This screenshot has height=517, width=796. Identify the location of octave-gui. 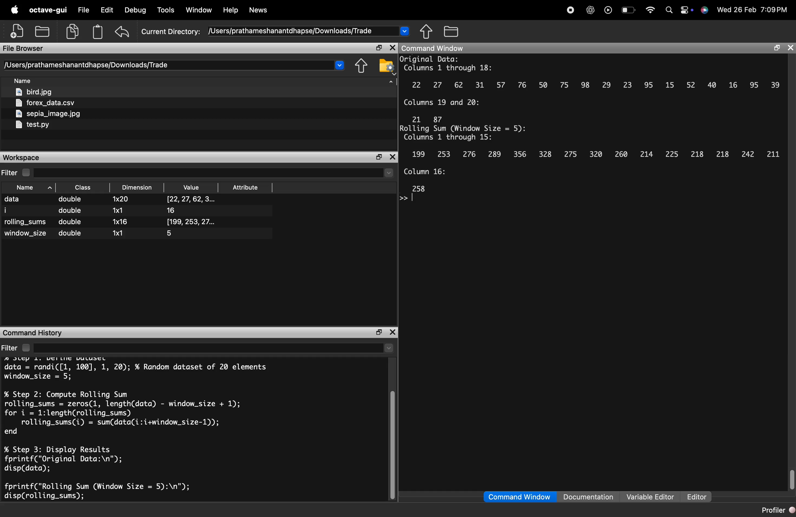
(49, 10).